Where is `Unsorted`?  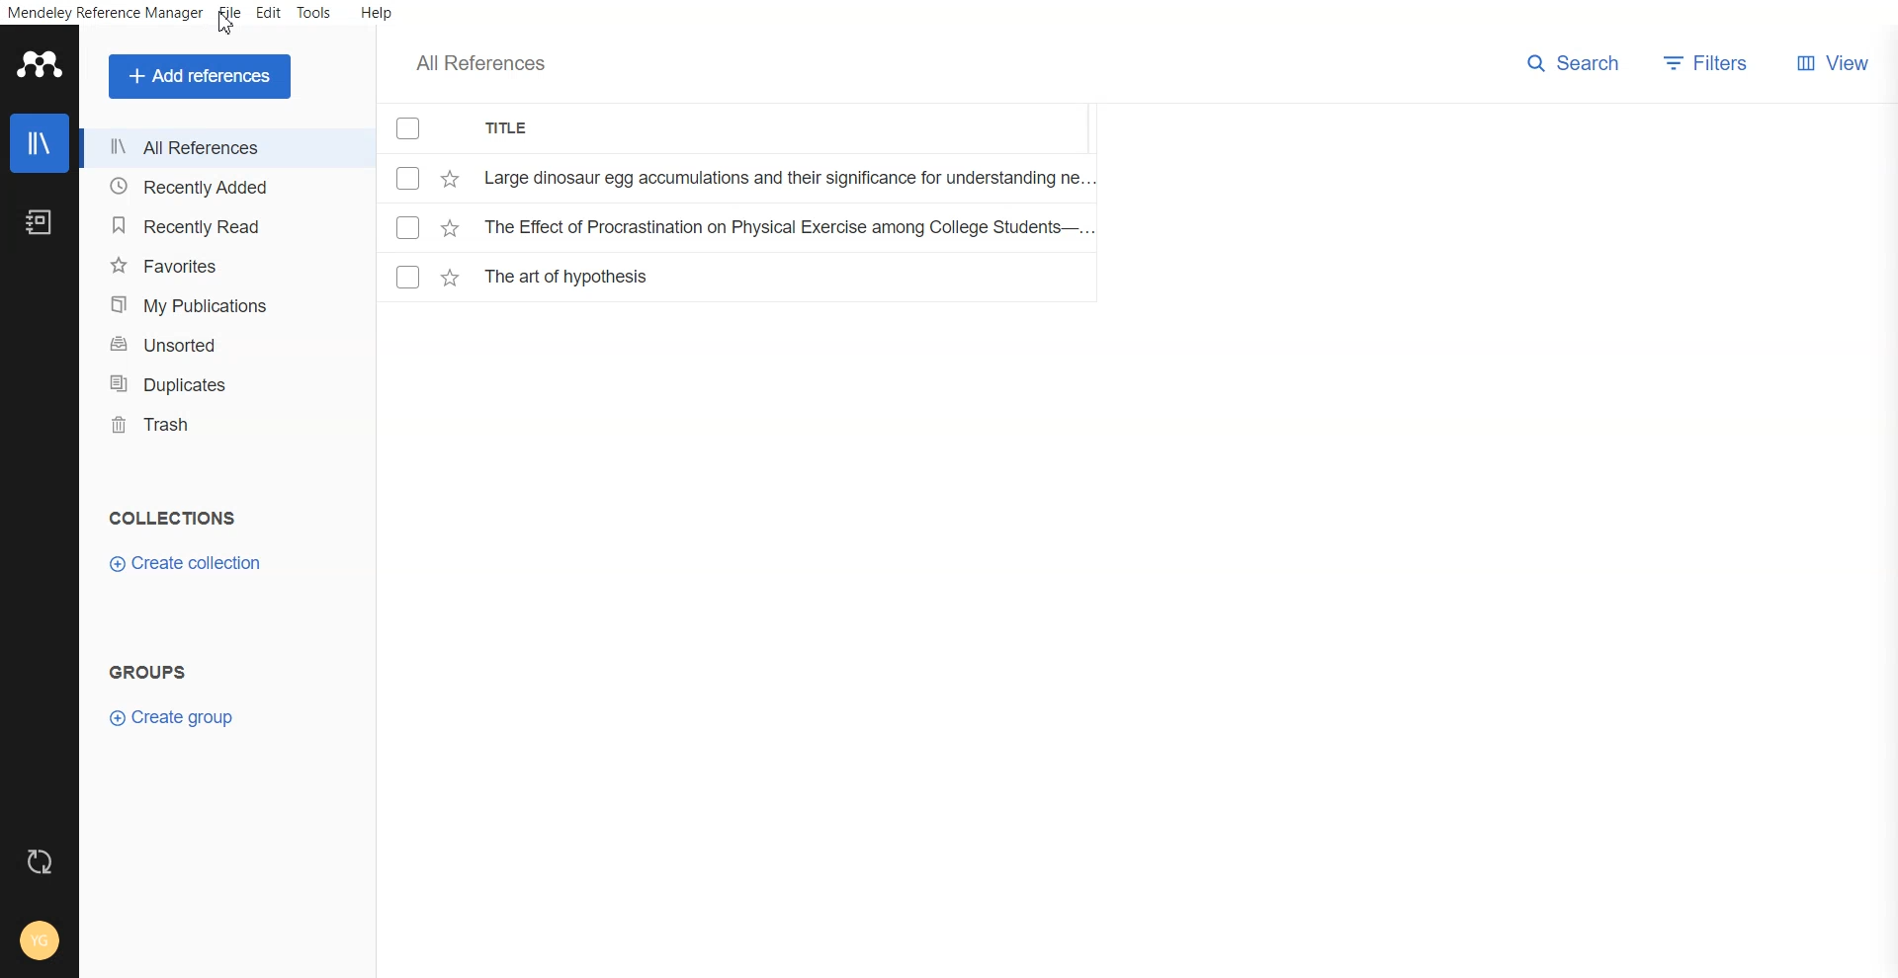 Unsorted is located at coordinates (212, 344).